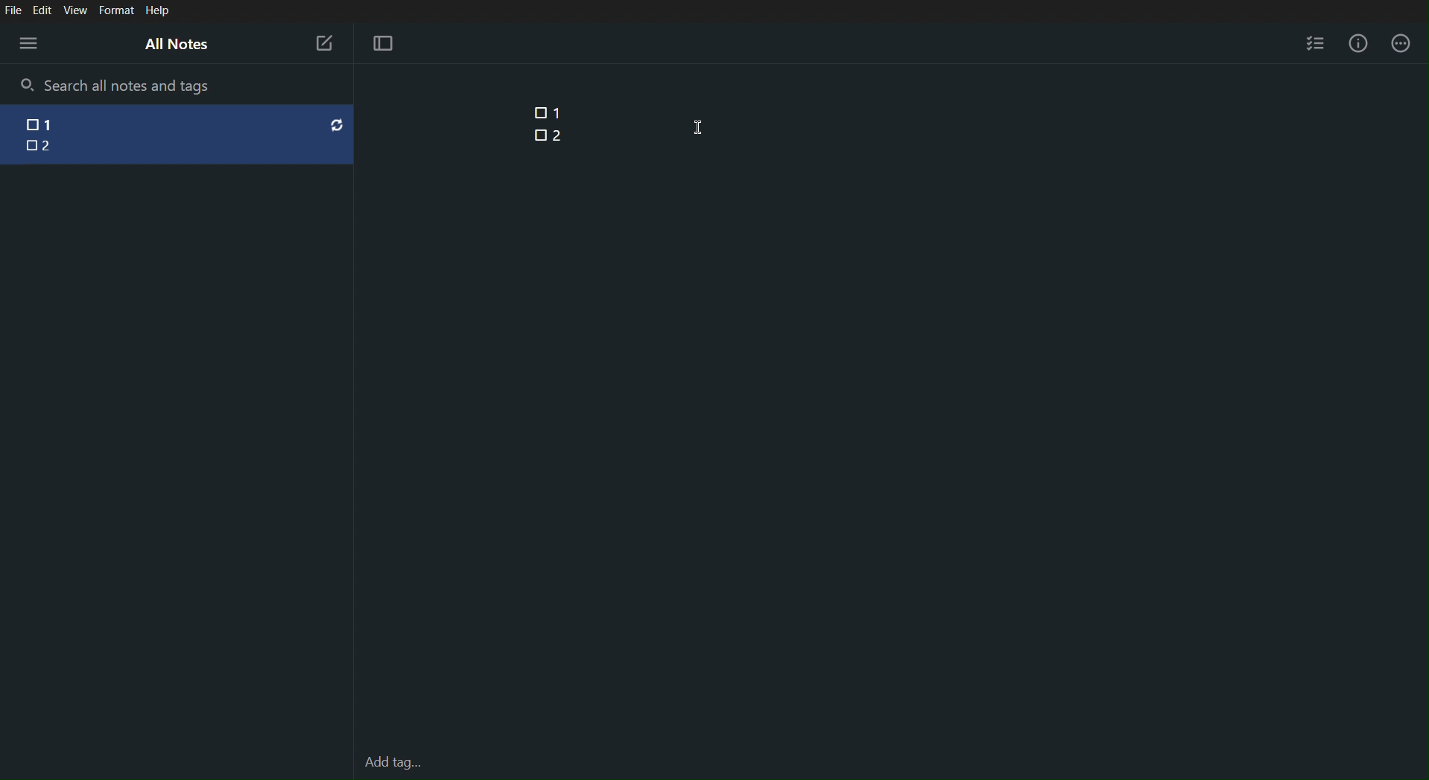 The width and height of the screenshot is (1429, 780). Describe the element at coordinates (25, 126) in the screenshot. I see `checkbox` at that location.